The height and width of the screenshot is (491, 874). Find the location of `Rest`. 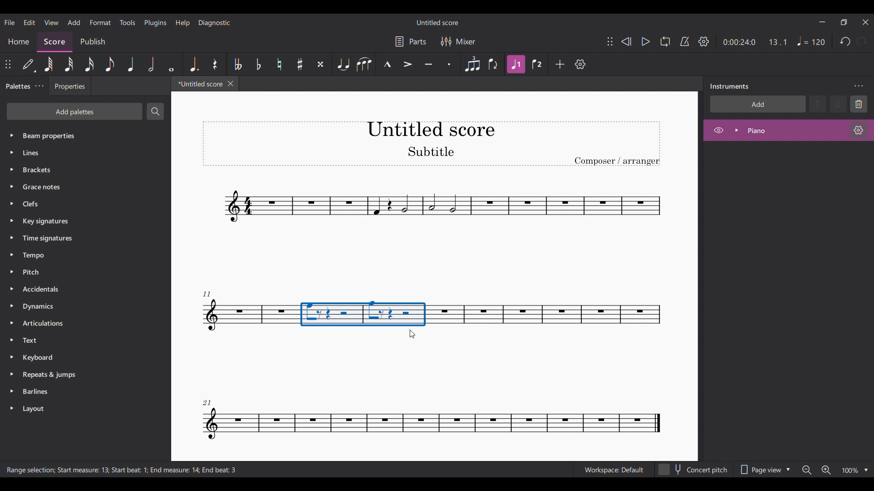

Rest is located at coordinates (215, 64).